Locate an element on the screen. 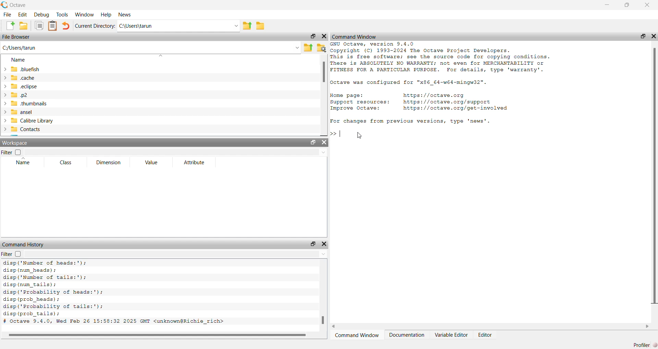 The height and width of the screenshot is (349, 658). New script is located at coordinates (9, 26).